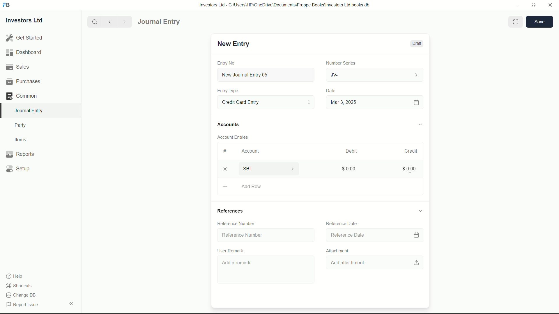  What do you see at coordinates (332, 91) in the screenshot?
I see `Date` at bounding box center [332, 91].